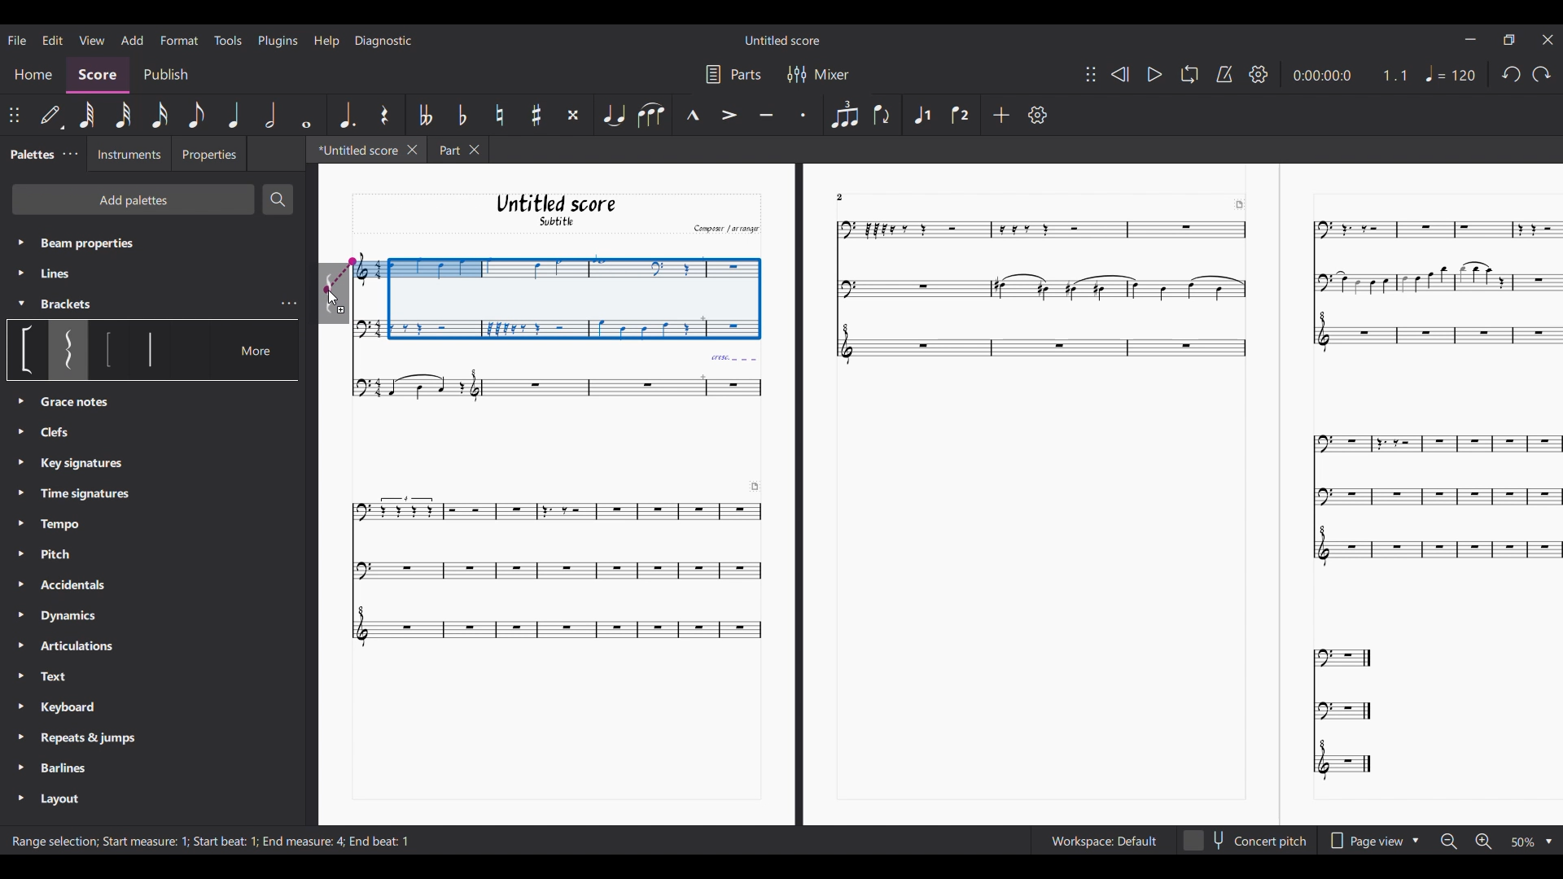 Image resolution: width=1563 pixels, height=879 pixels. What do you see at coordinates (15, 241) in the screenshot?
I see `` at bounding box center [15, 241].